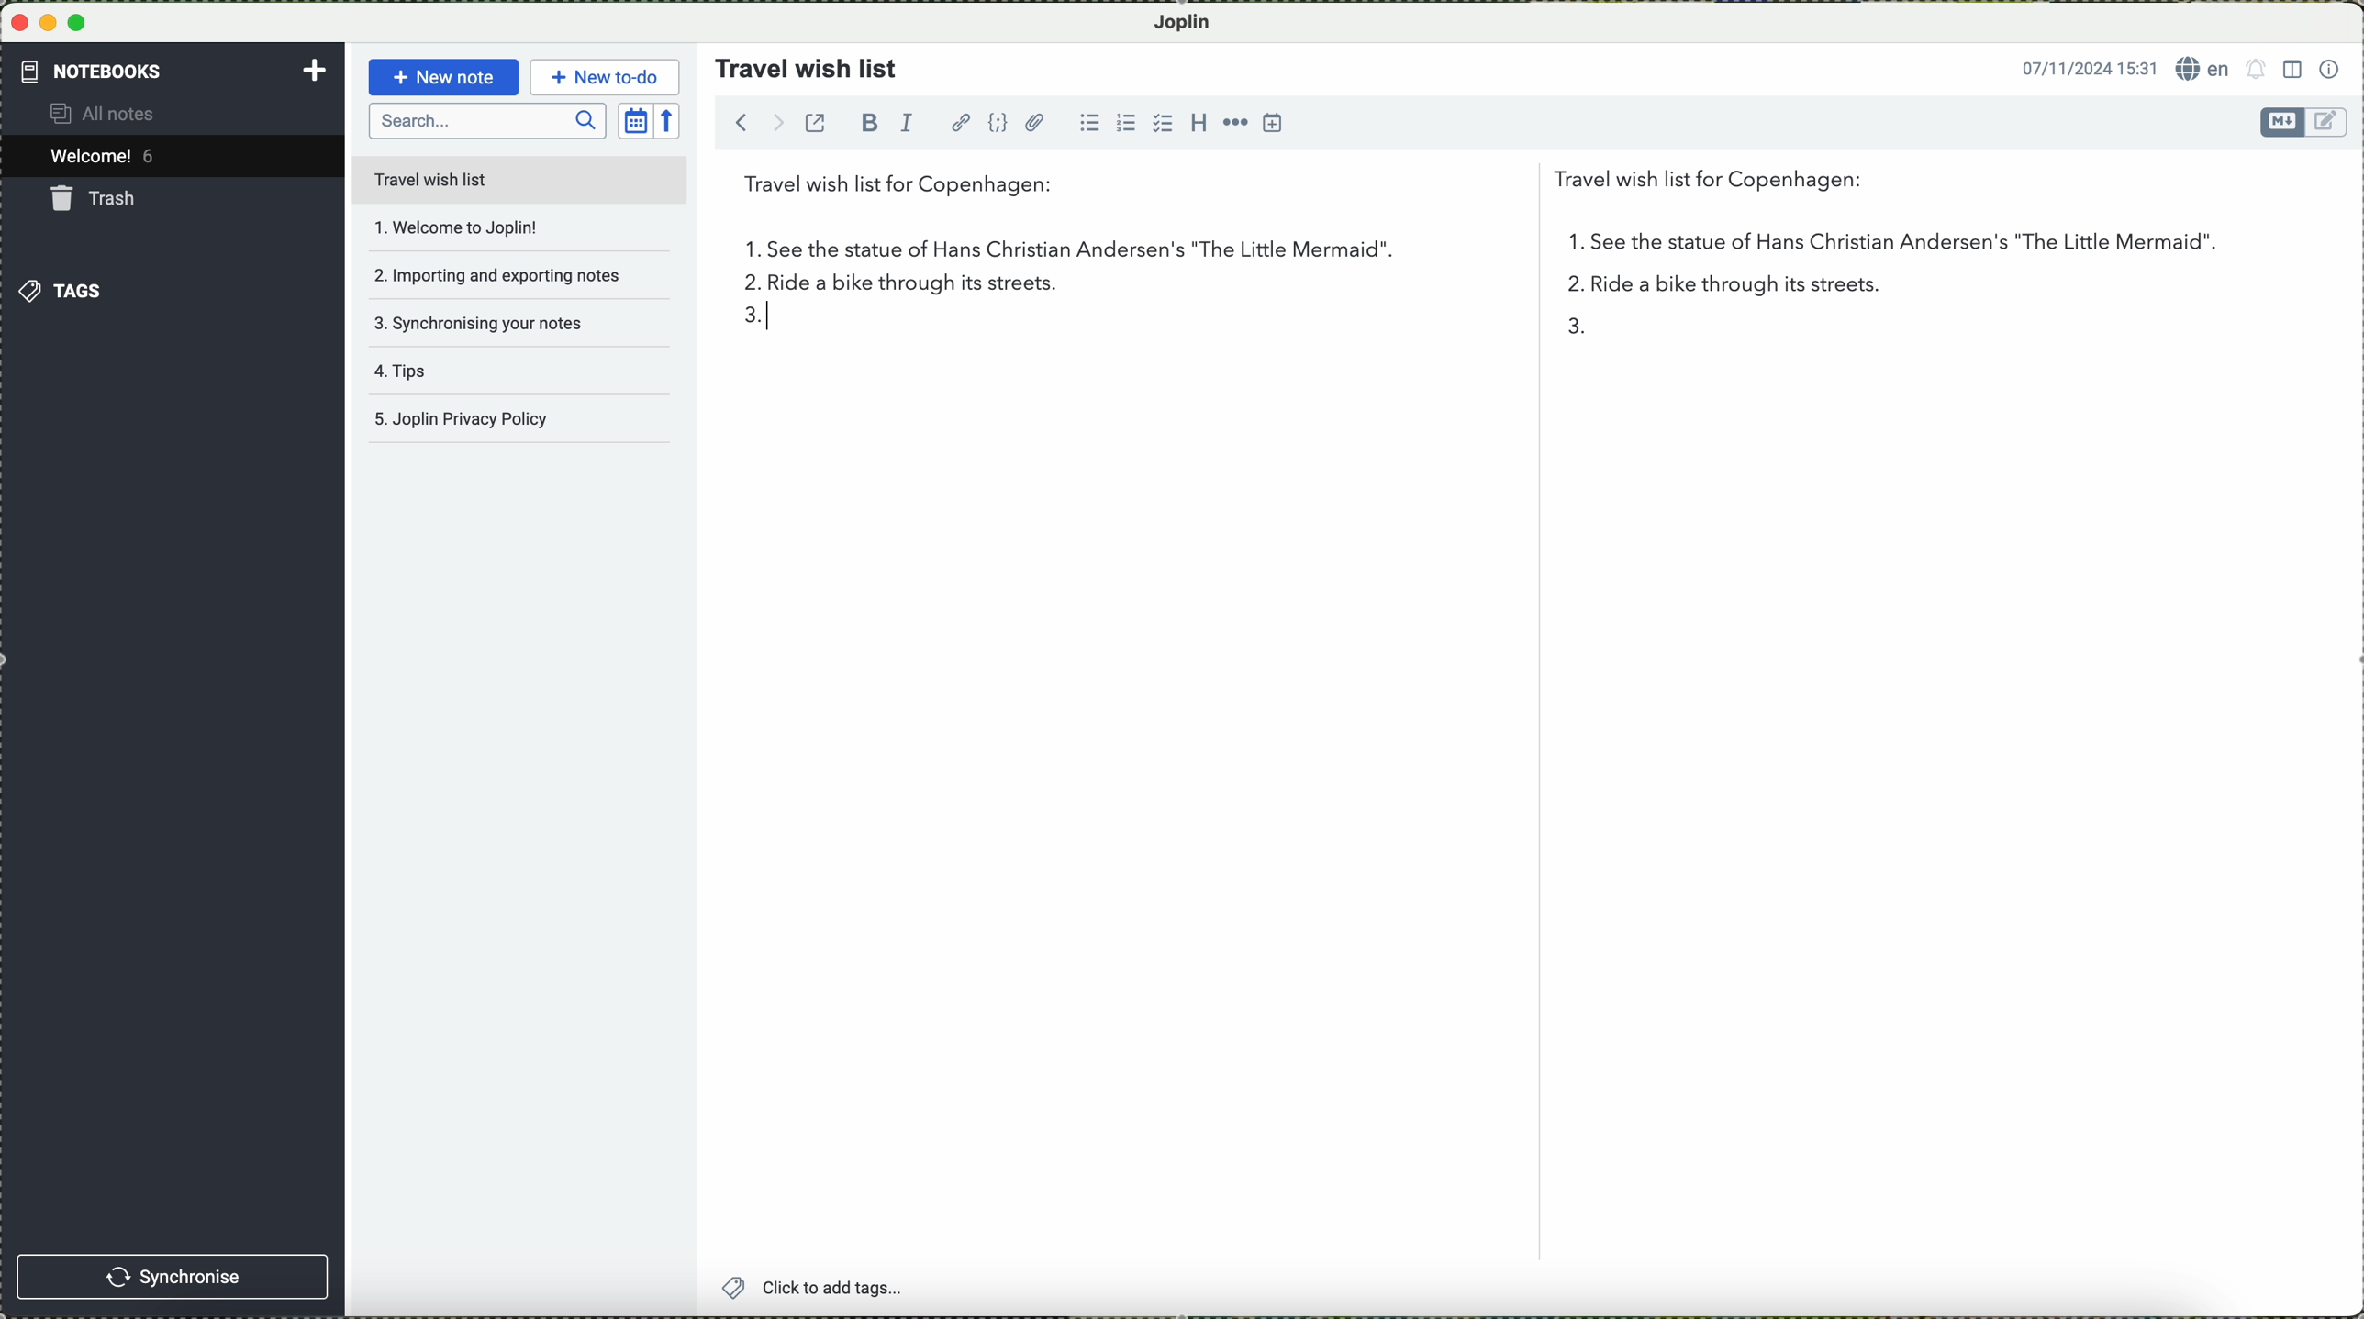 The width and height of the screenshot is (2364, 1319). Describe the element at coordinates (1196, 122) in the screenshot. I see `heading` at that location.